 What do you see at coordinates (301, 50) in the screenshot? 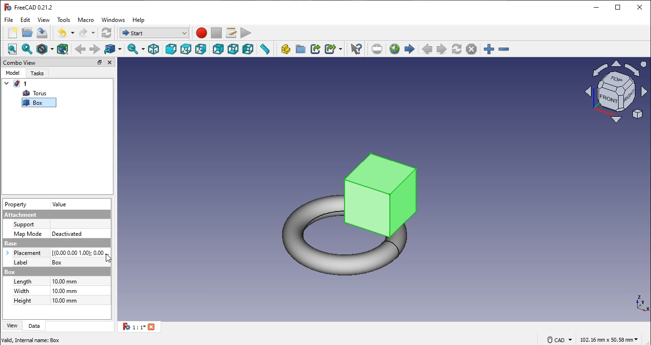
I see `create folder` at bounding box center [301, 50].